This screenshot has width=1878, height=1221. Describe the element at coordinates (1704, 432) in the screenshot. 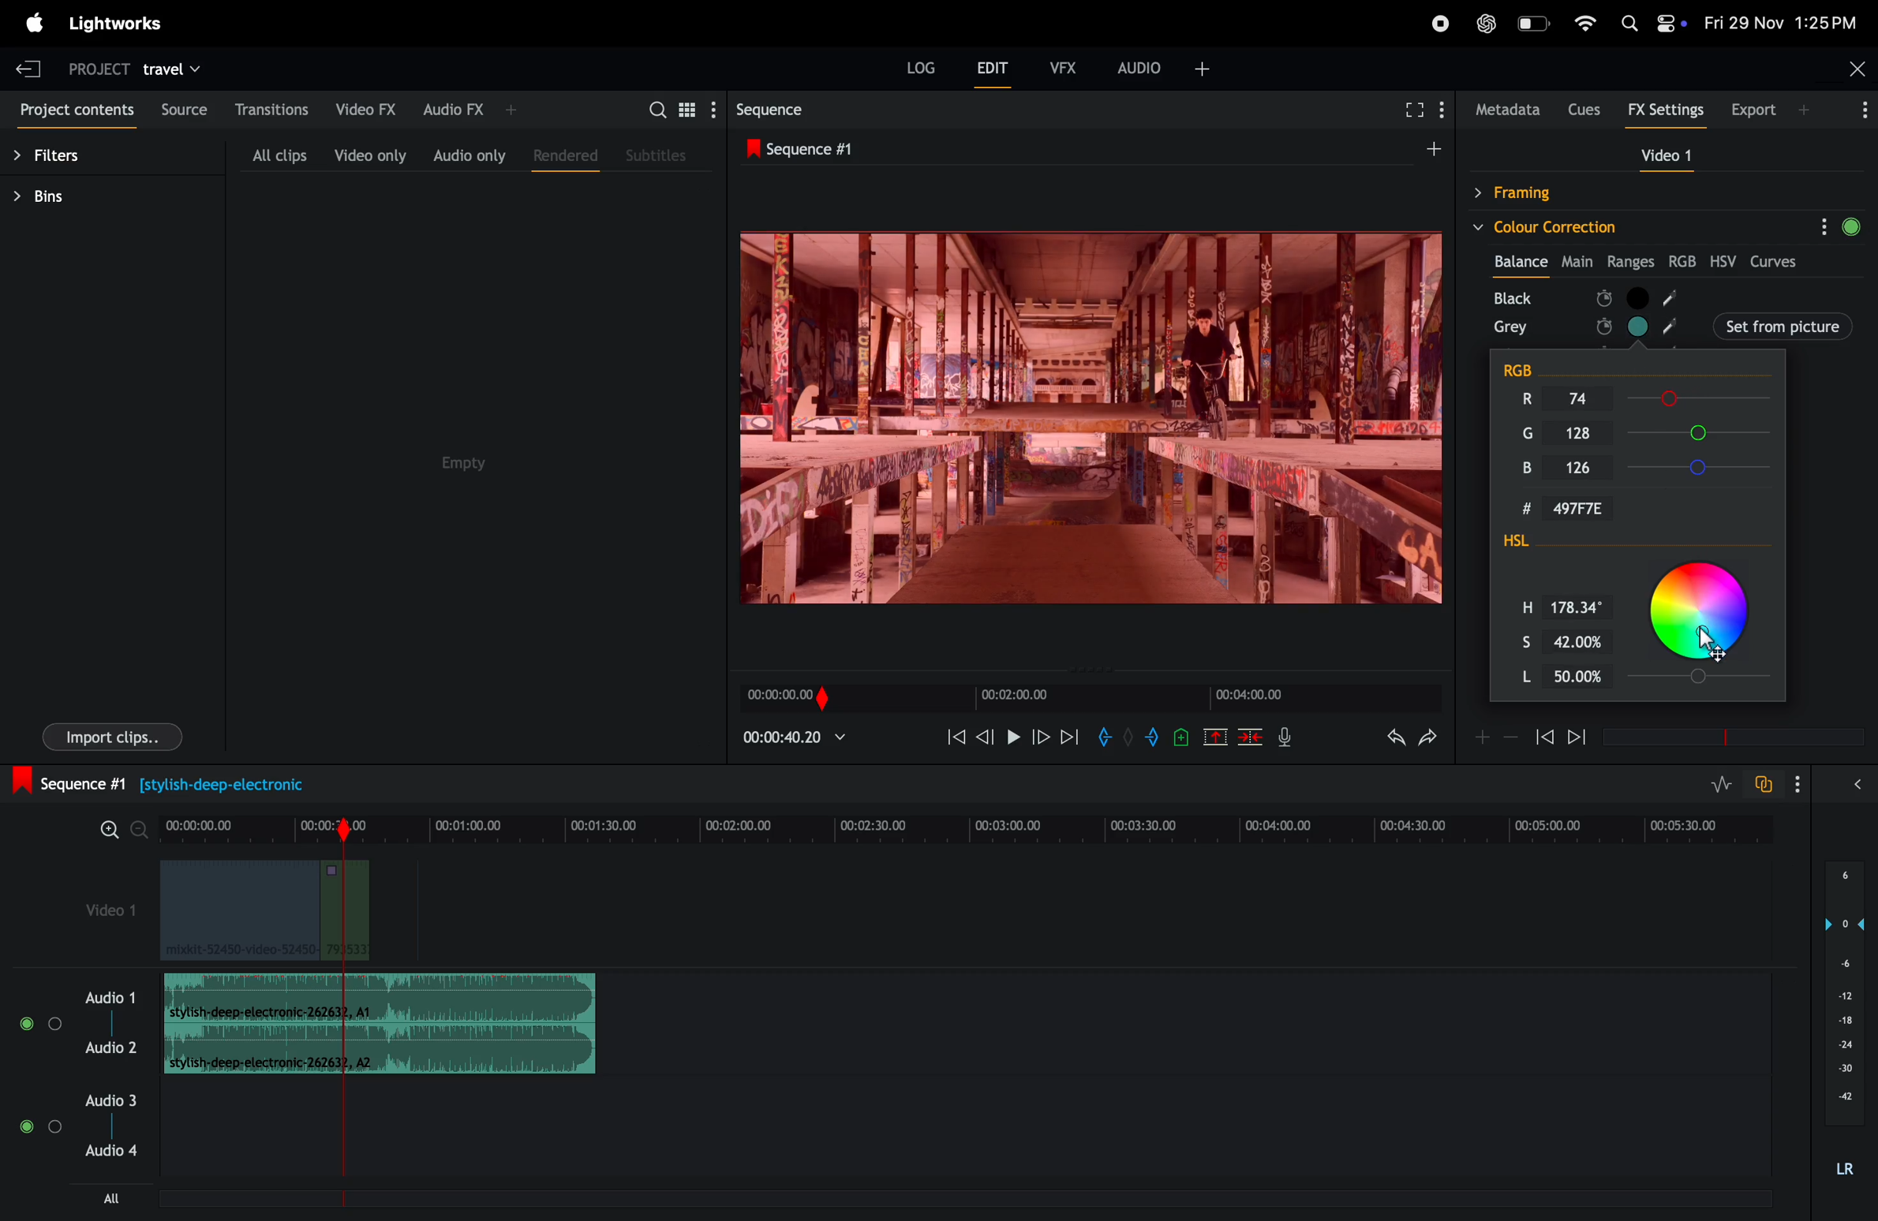

I see `G Slider` at that location.